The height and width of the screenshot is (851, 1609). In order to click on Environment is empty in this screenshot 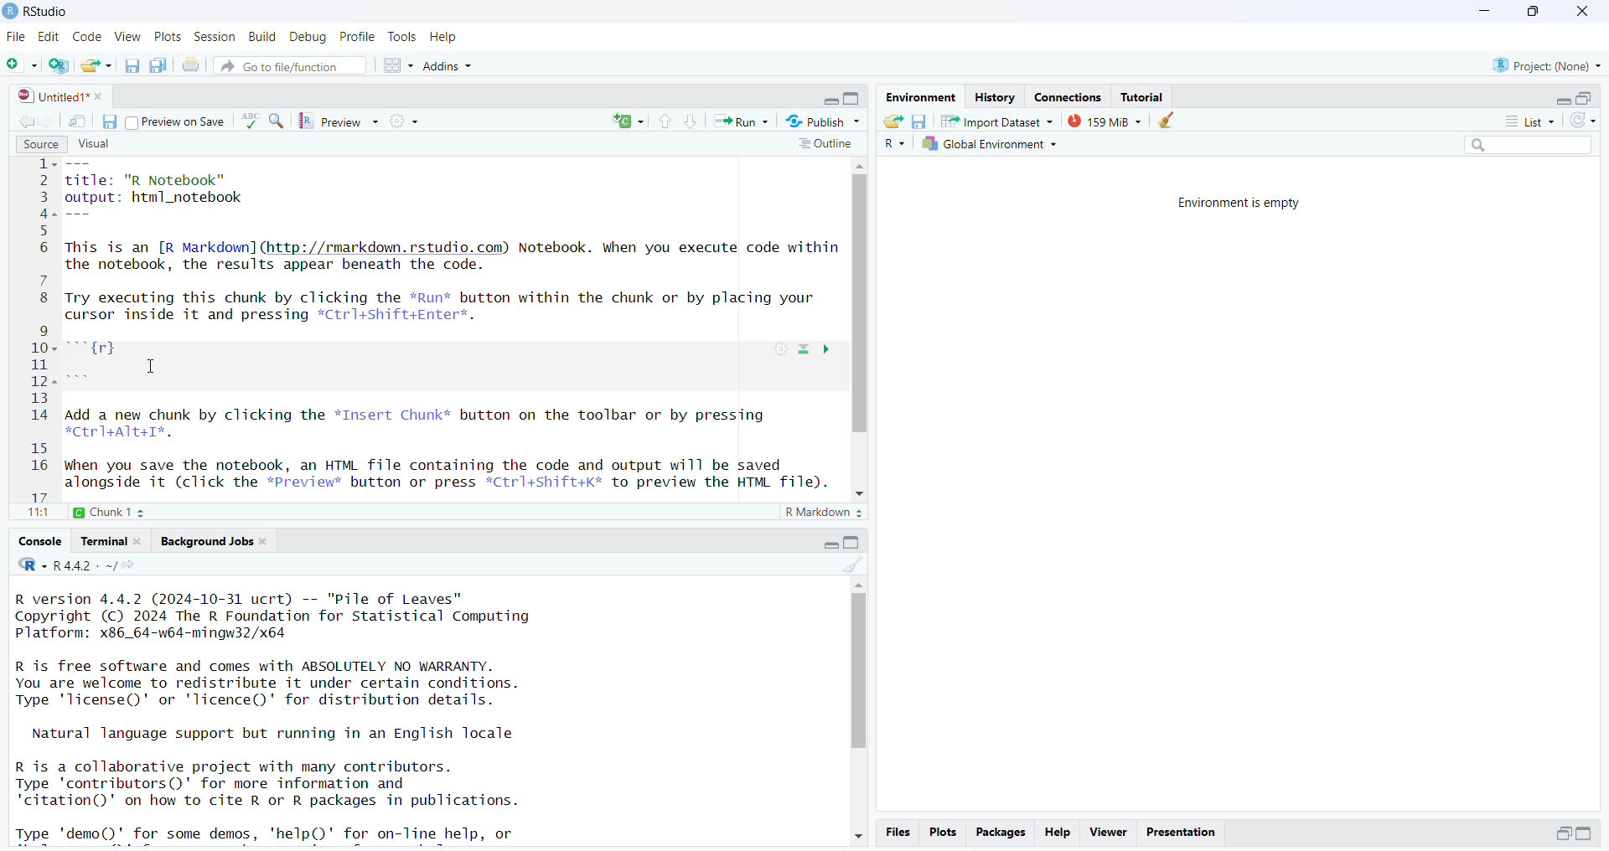, I will do `click(1244, 203)`.